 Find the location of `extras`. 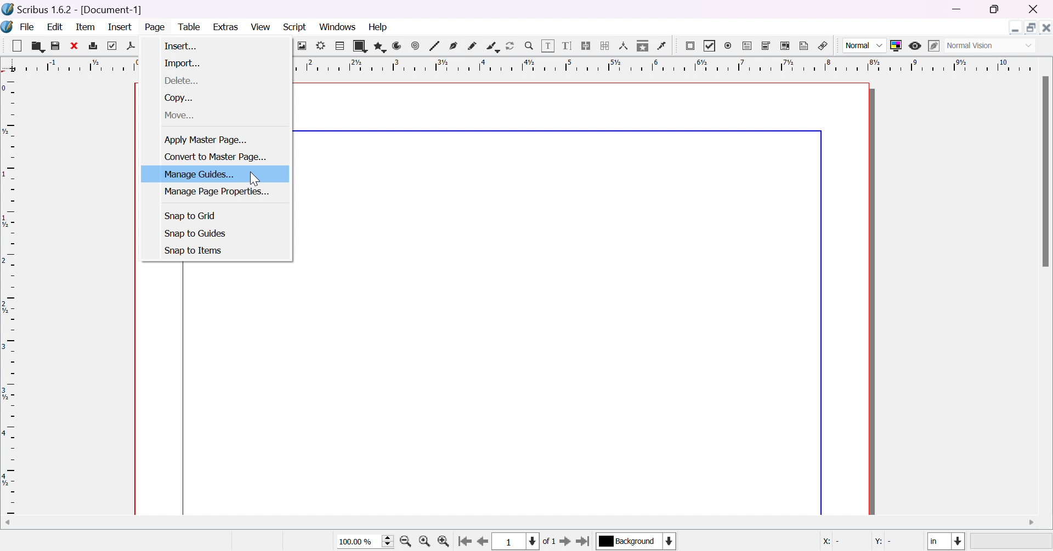

extras is located at coordinates (230, 27).